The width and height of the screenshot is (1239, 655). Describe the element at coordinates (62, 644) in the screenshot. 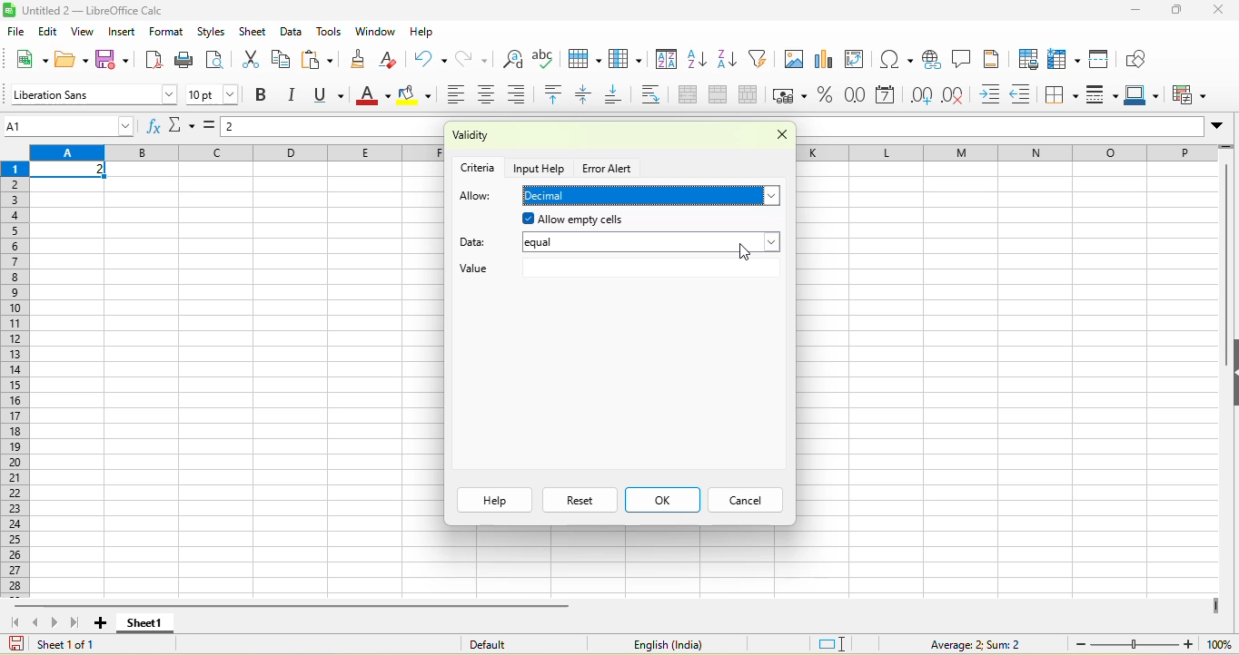

I see `sheet 1 0f 1` at that location.